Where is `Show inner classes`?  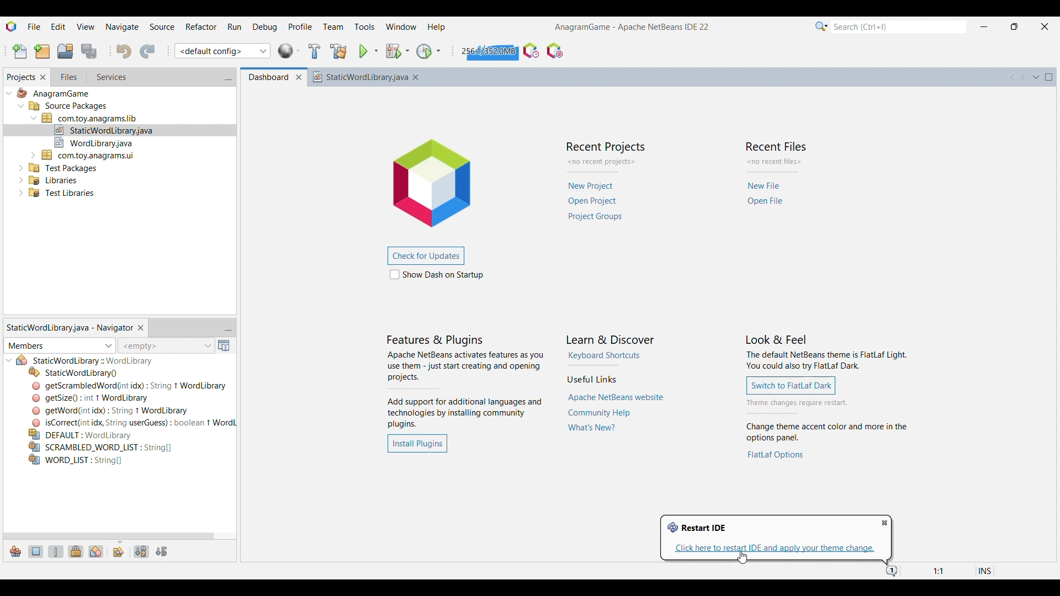 Show inner classes is located at coordinates (96, 552).